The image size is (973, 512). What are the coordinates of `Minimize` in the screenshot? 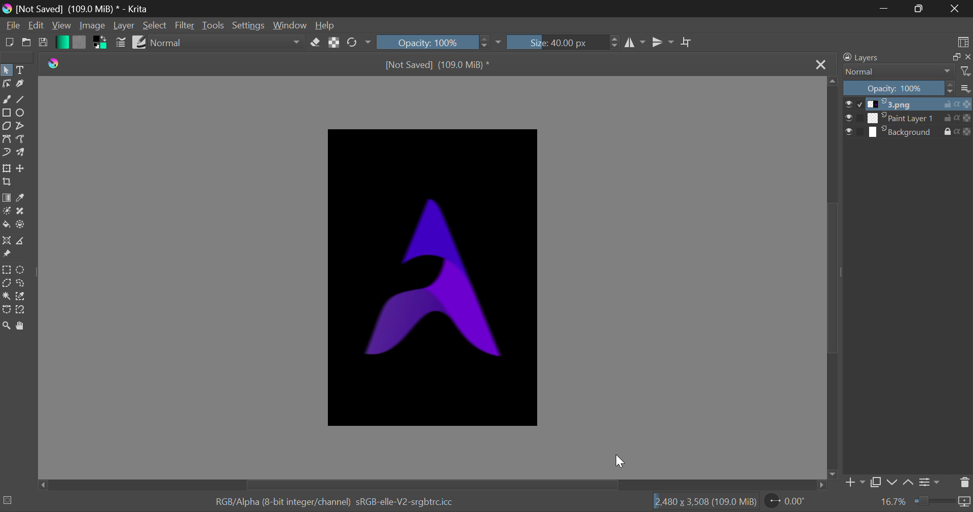 It's located at (918, 9).